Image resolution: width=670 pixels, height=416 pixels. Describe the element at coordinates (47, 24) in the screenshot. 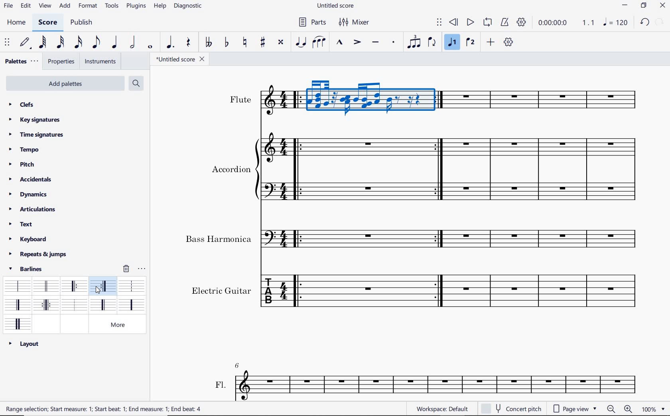

I see `SCORE` at that location.